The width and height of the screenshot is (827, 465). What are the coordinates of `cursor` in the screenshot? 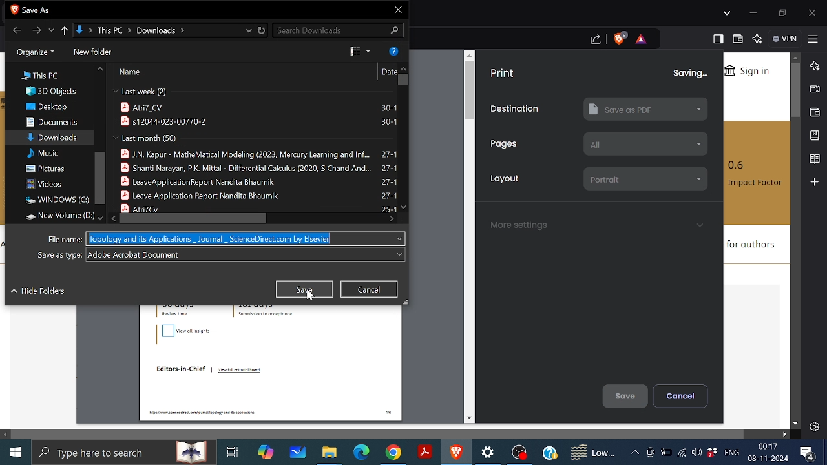 It's located at (311, 298).